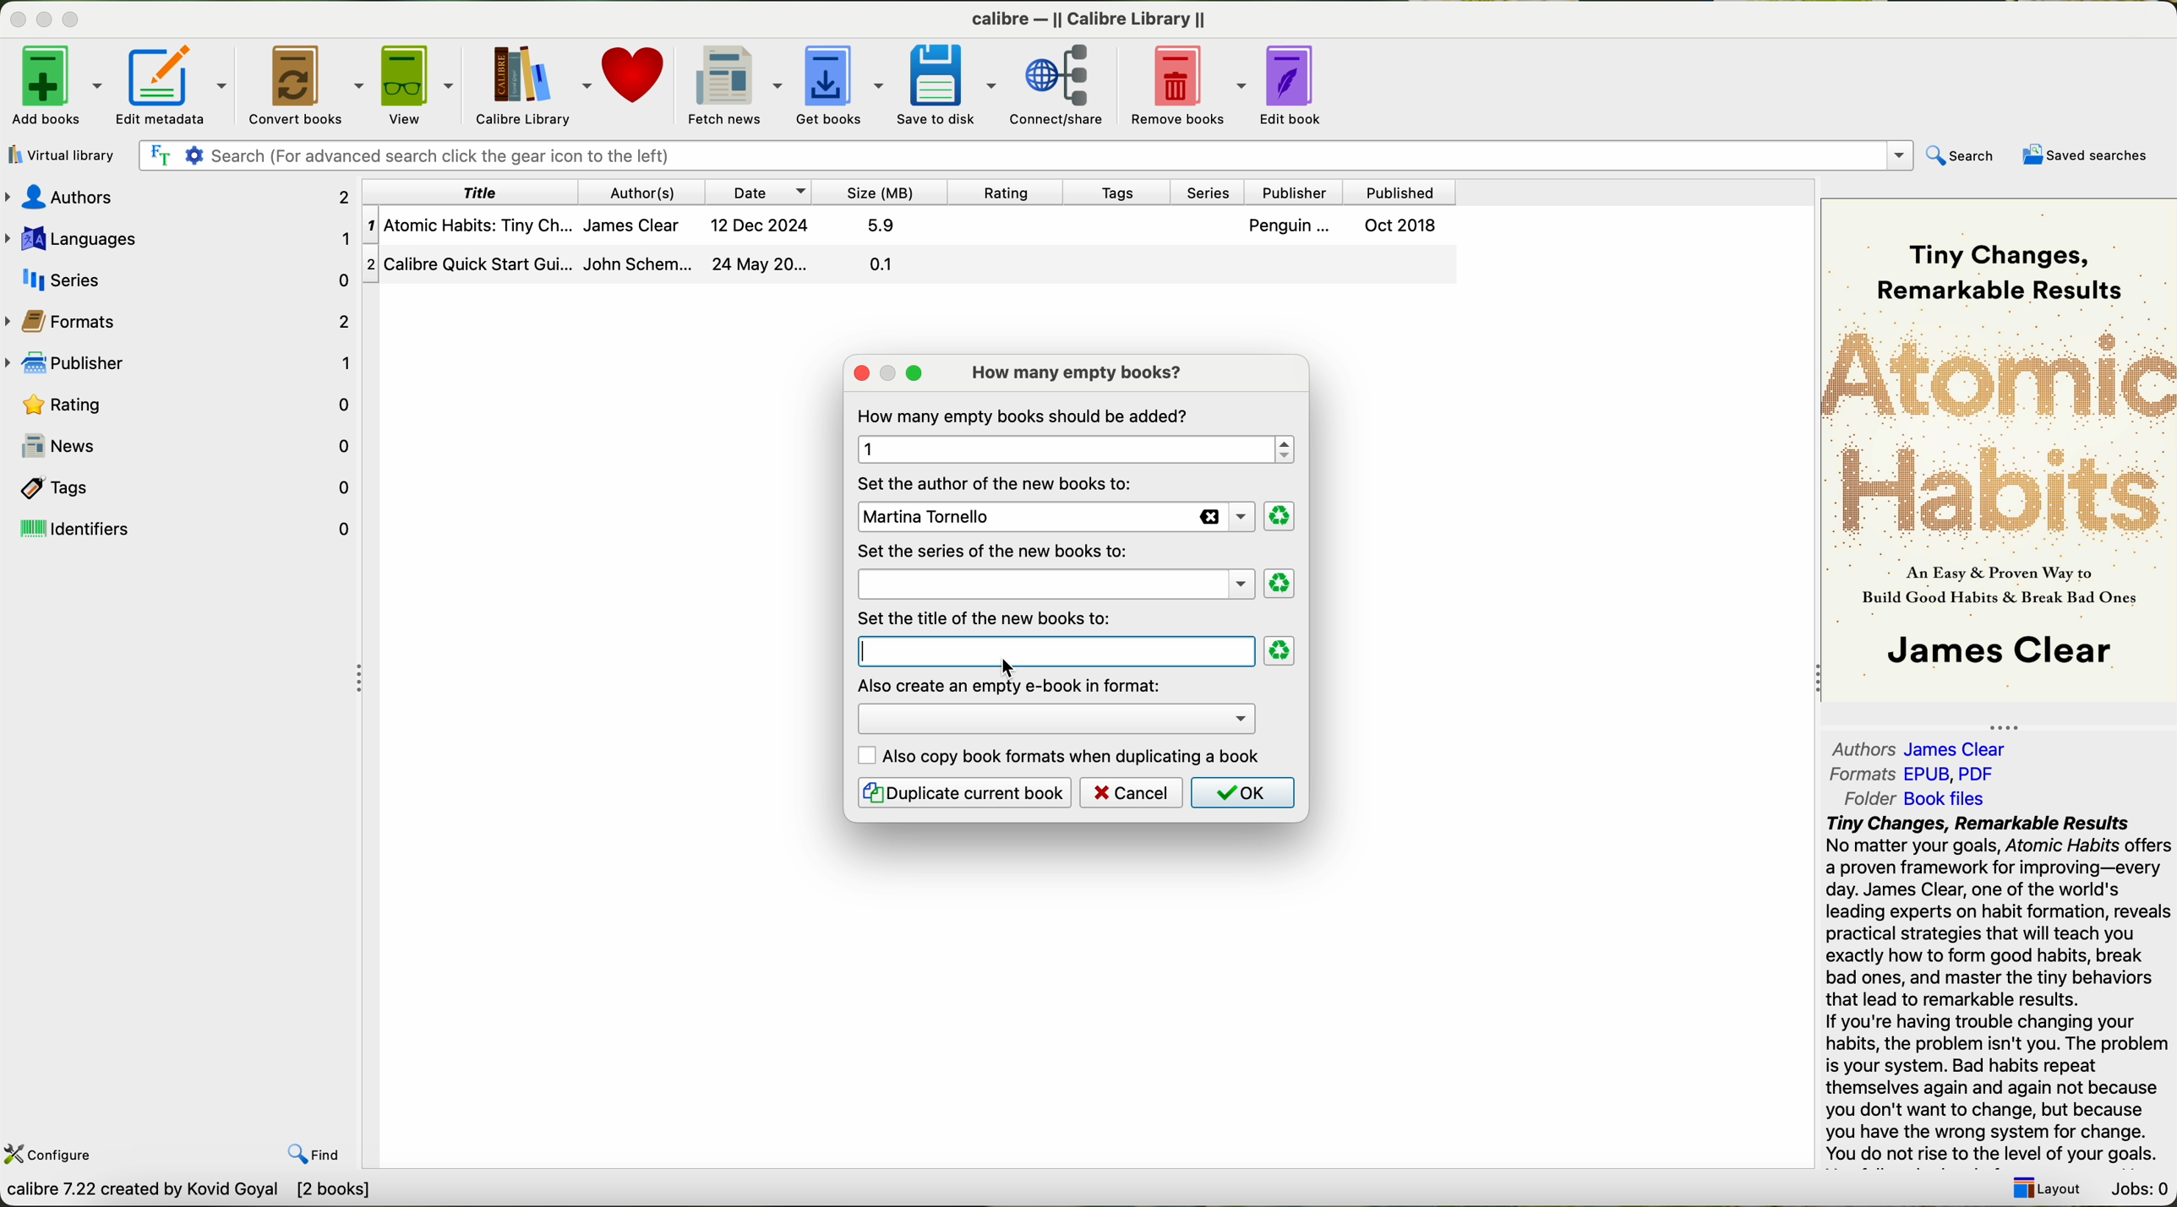  Describe the element at coordinates (1011, 664) in the screenshot. I see `click` at that location.